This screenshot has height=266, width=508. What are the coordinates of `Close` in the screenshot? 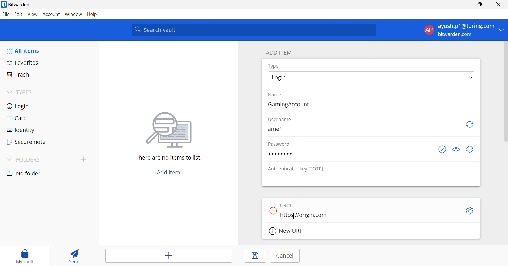 It's located at (499, 5).